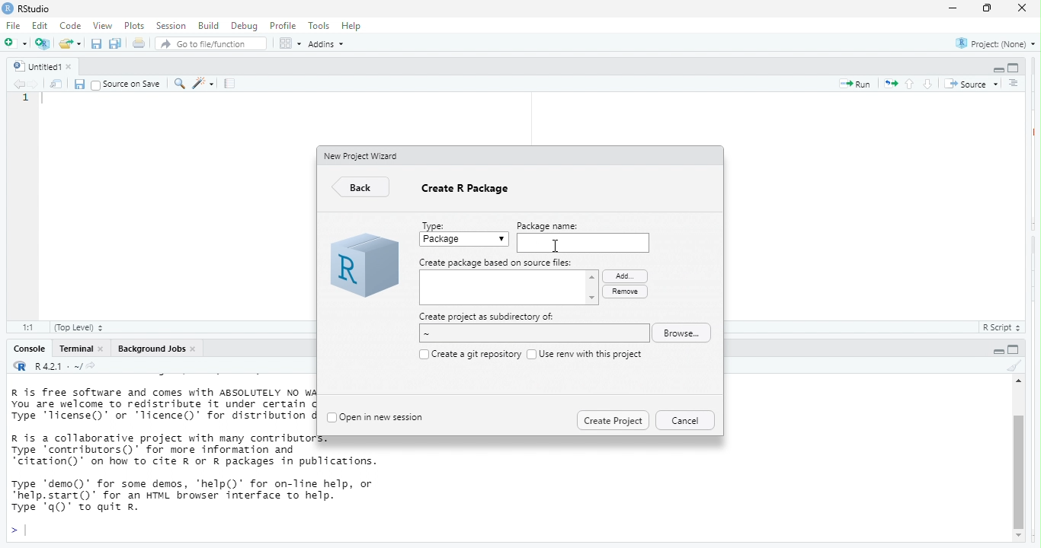 This screenshot has height=548, width=1041. I want to click on cursor movement, so click(557, 247).